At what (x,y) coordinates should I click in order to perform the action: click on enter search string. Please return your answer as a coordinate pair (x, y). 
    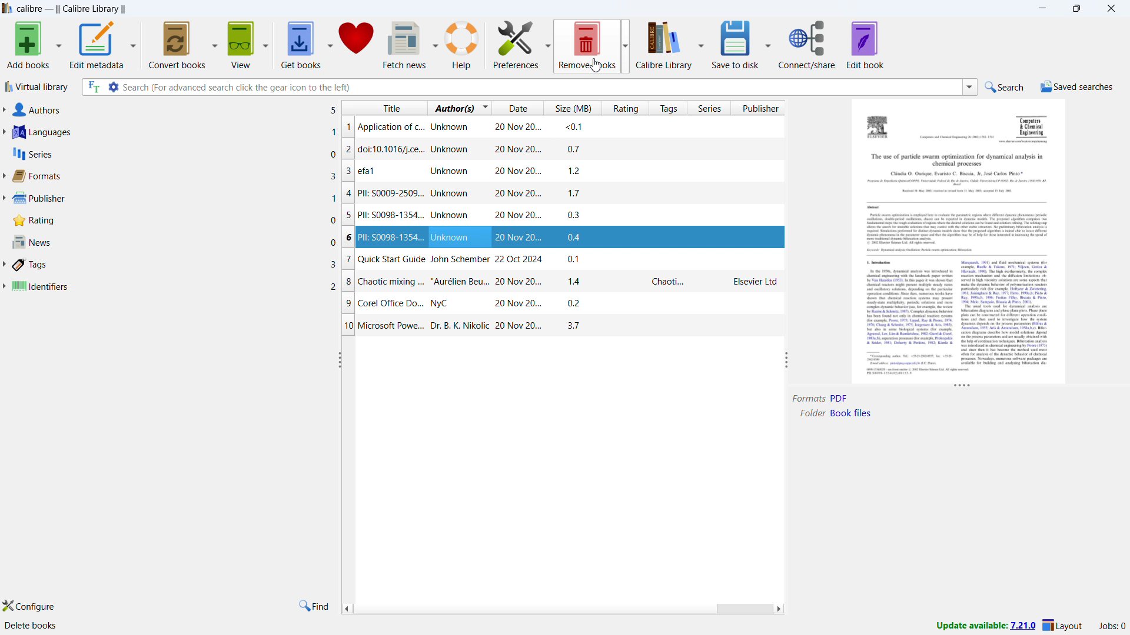
    Looking at the image, I should click on (540, 87).